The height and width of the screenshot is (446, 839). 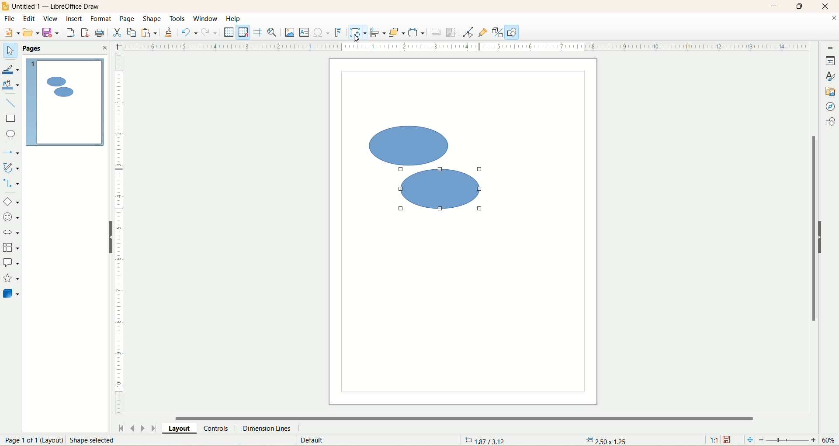 What do you see at coordinates (10, 51) in the screenshot?
I see `select` at bounding box center [10, 51].